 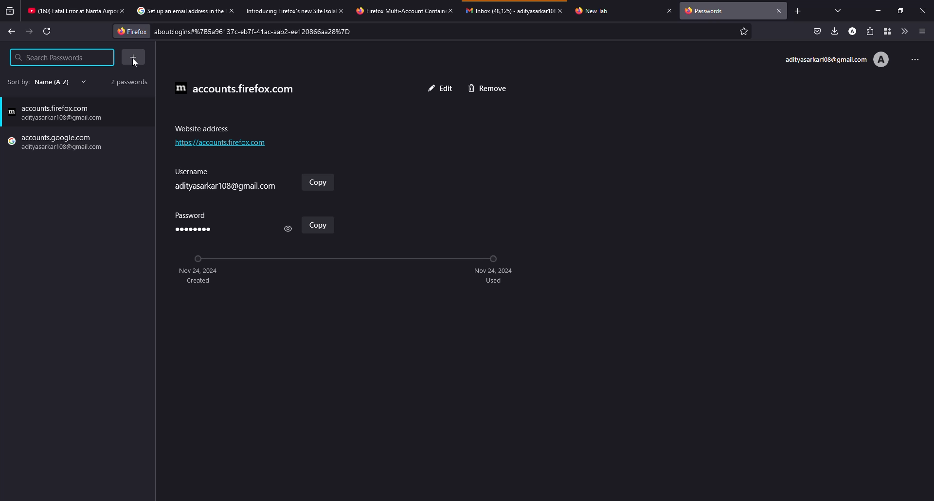 I want to click on remove, so click(x=488, y=89).